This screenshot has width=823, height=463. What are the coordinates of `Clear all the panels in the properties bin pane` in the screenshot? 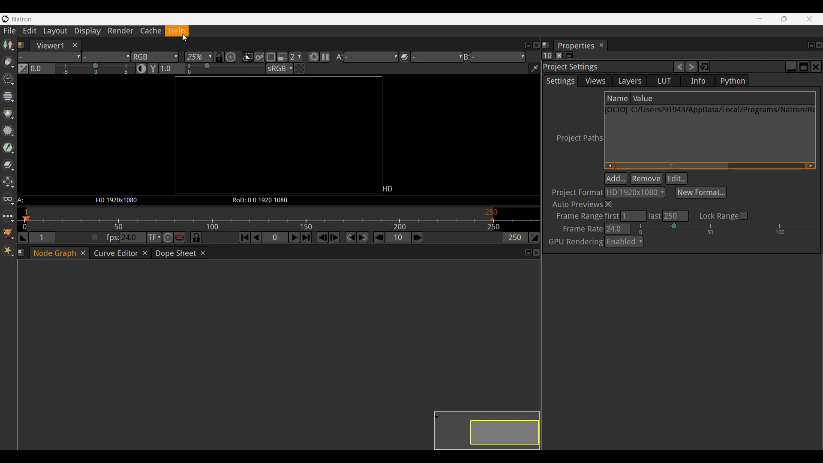 It's located at (559, 55).